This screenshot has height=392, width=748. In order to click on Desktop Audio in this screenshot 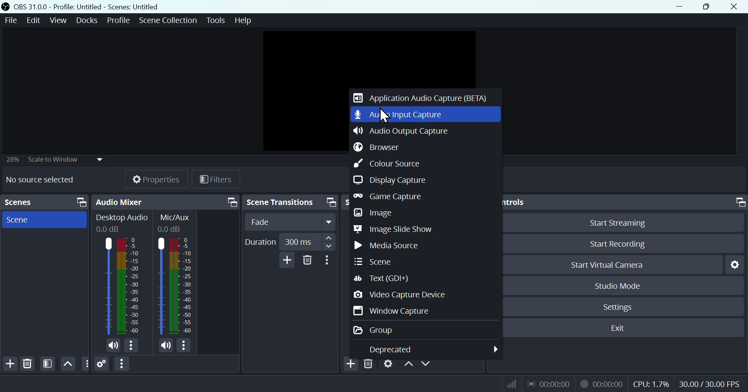, I will do `click(122, 218)`.